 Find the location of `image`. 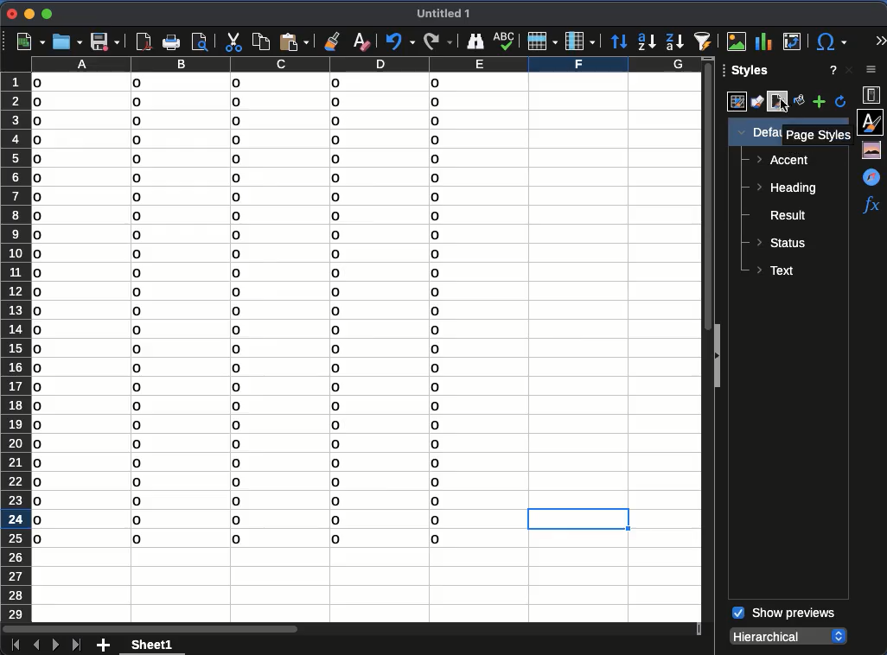

image is located at coordinates (737, 41).